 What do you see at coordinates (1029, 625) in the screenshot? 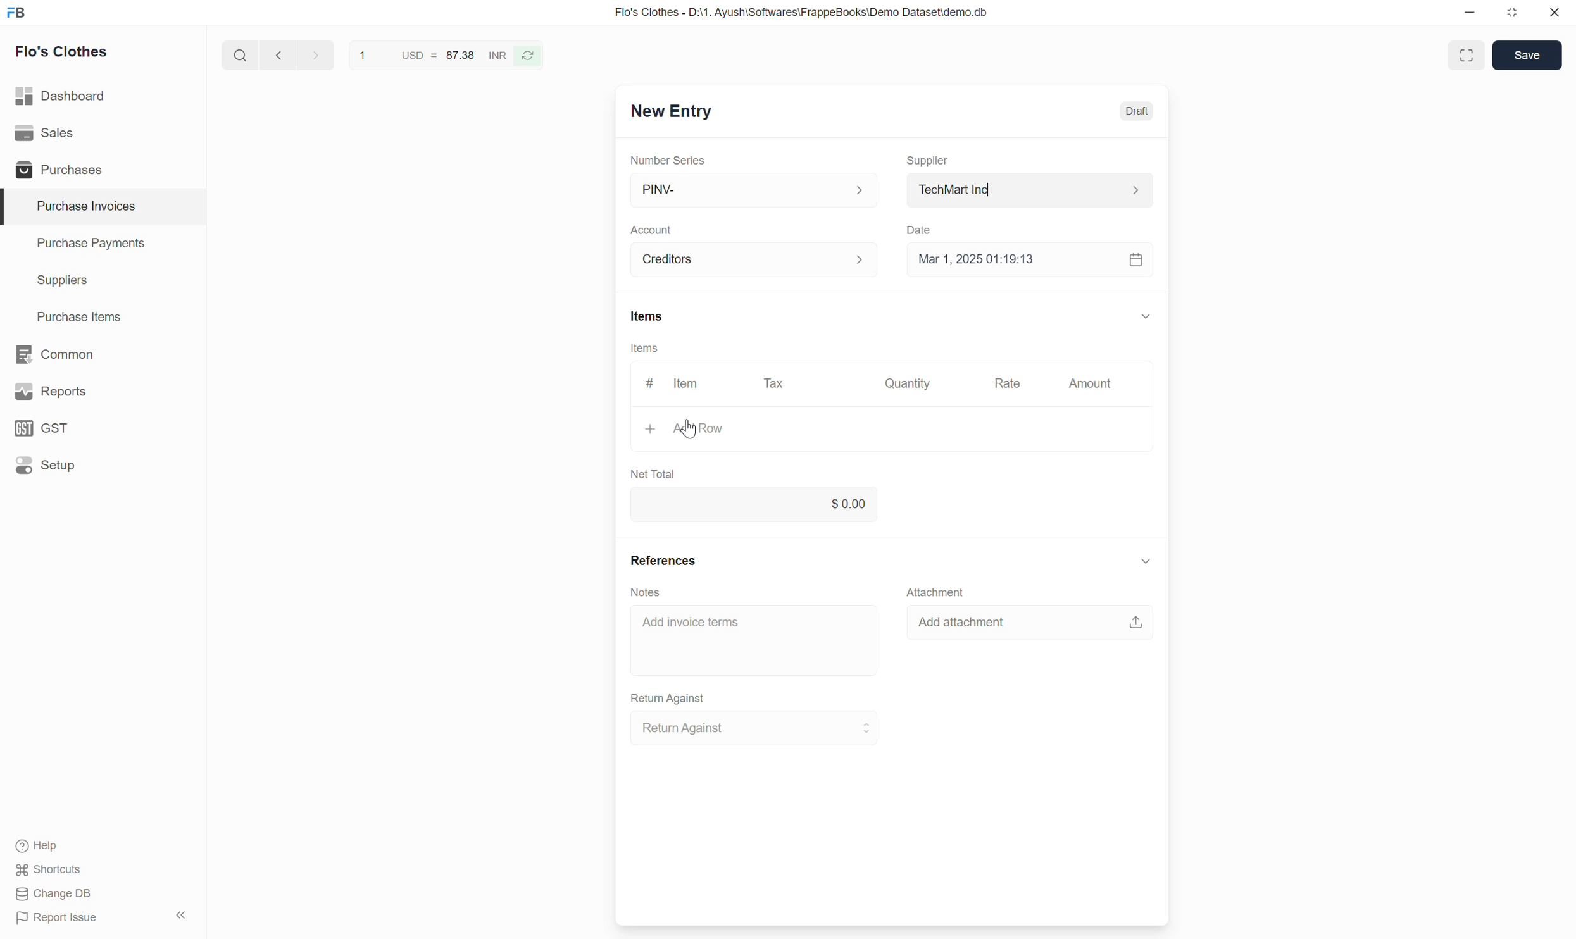
I see `Add attachment` at bounding box center [1029, 625].